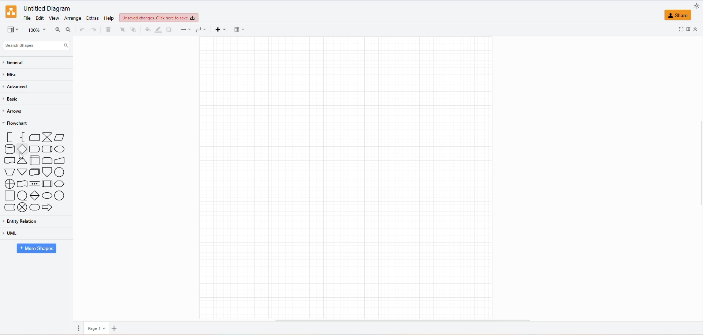 Image resolution: width=703 pixels, height=335 pixels. I want to click on ZOOM IN , so click(57, 30).